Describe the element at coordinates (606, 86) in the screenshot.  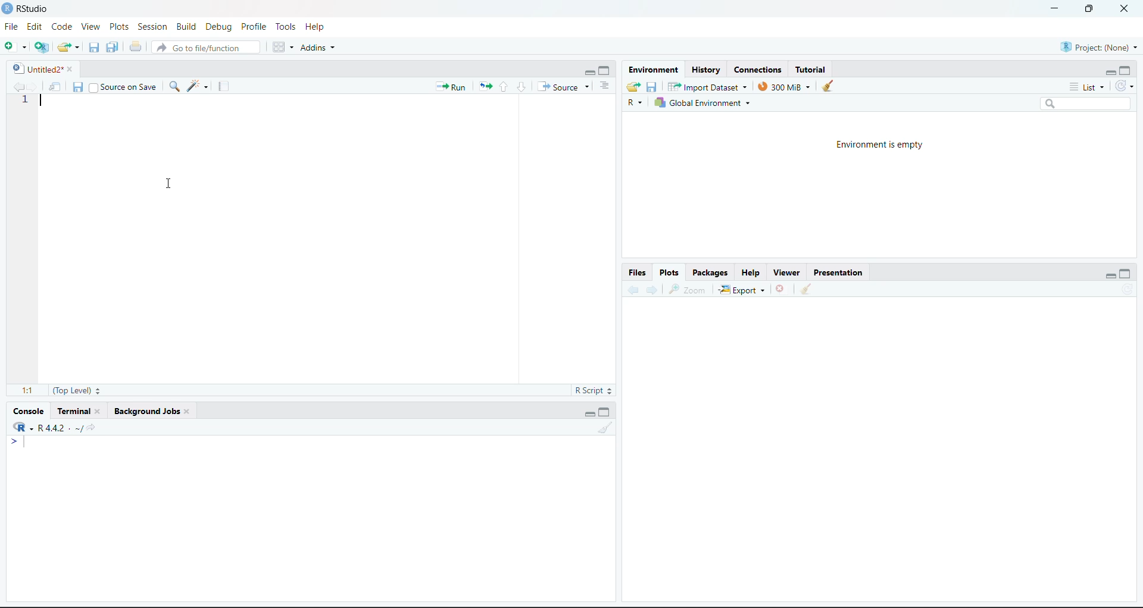
I see `show document outline` at that location.